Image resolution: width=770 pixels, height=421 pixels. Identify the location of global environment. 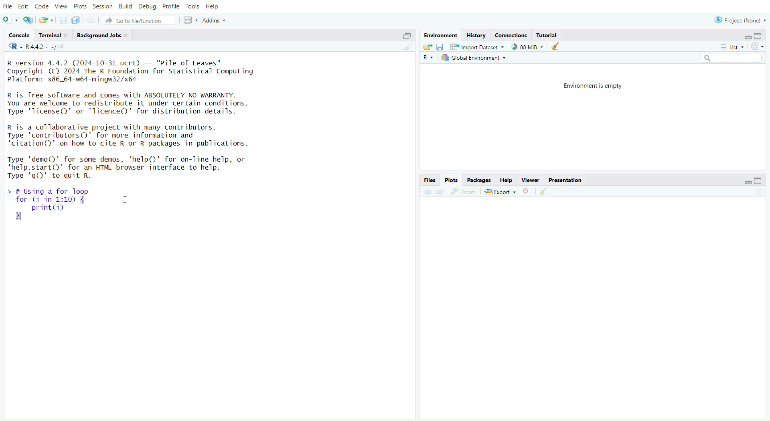
(475, 58).